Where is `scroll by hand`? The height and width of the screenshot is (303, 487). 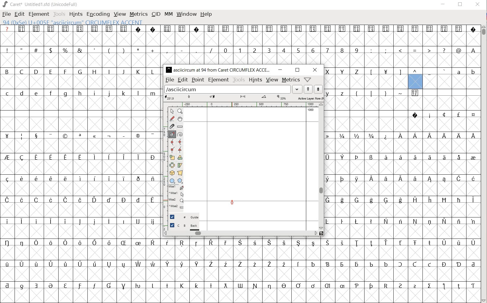 scroll by hand is located at coordinates (180, 119).